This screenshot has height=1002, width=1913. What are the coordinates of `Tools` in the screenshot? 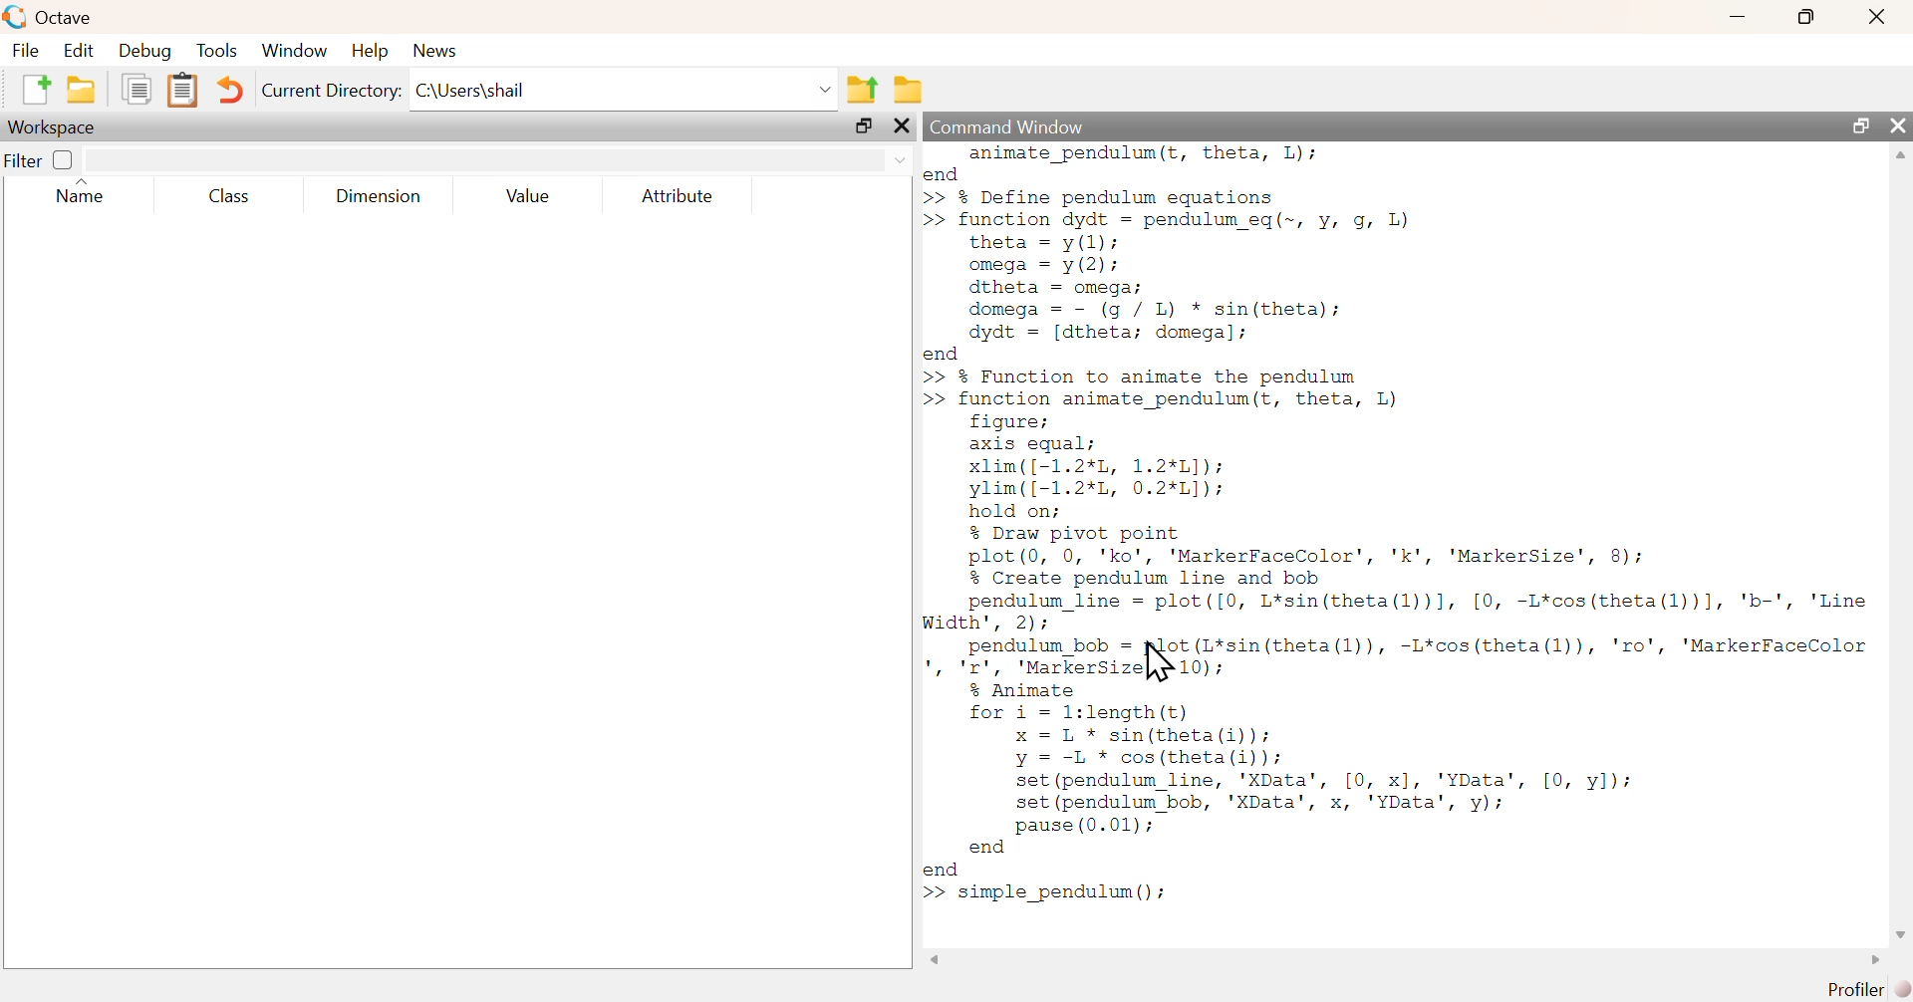 It's located at (218, 52).